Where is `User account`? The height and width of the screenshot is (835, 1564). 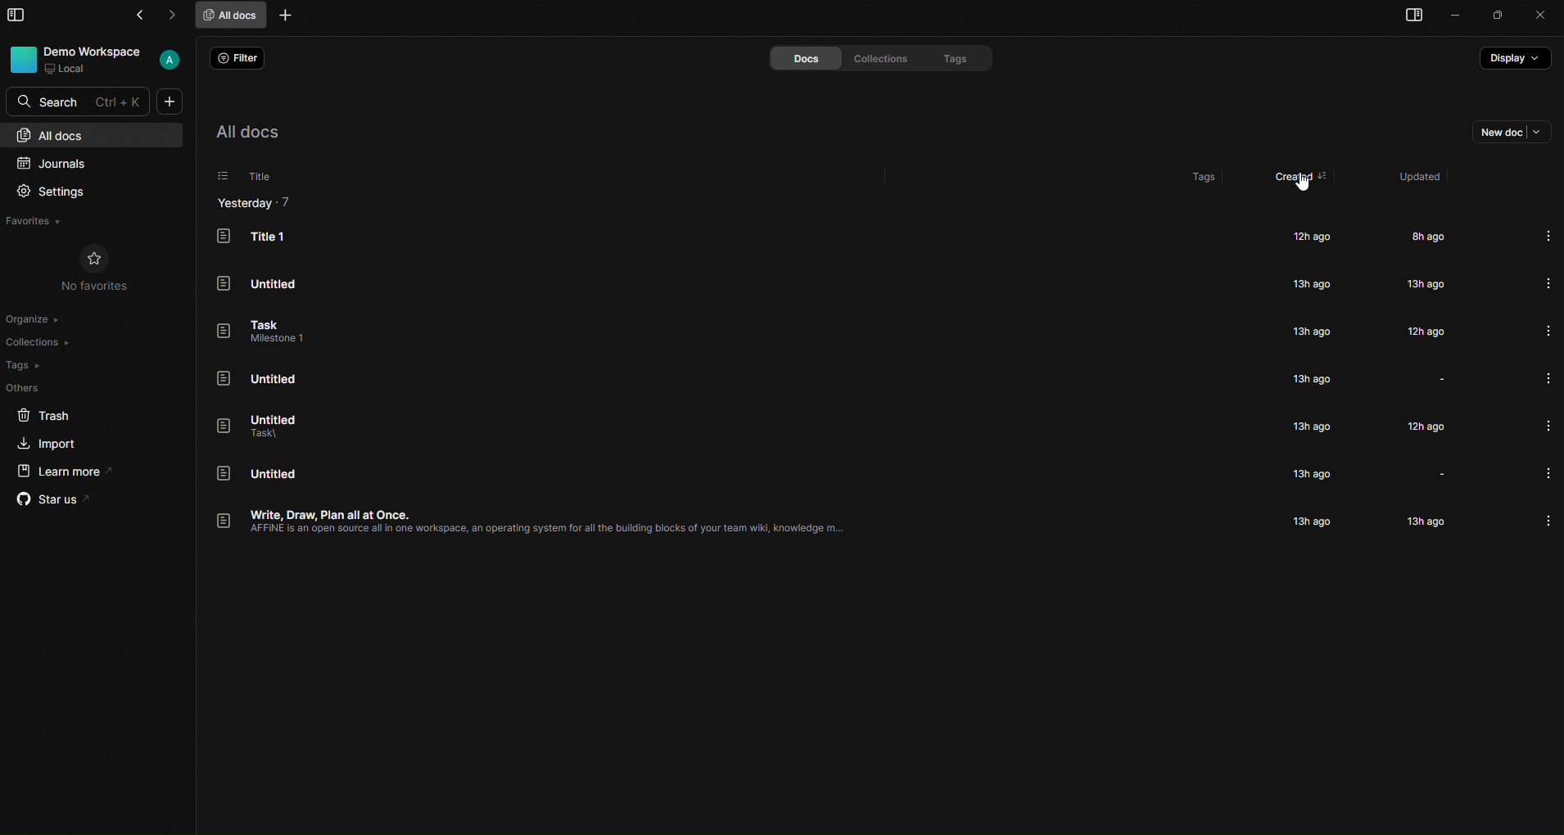 User account is located at coordinates (170, 59).